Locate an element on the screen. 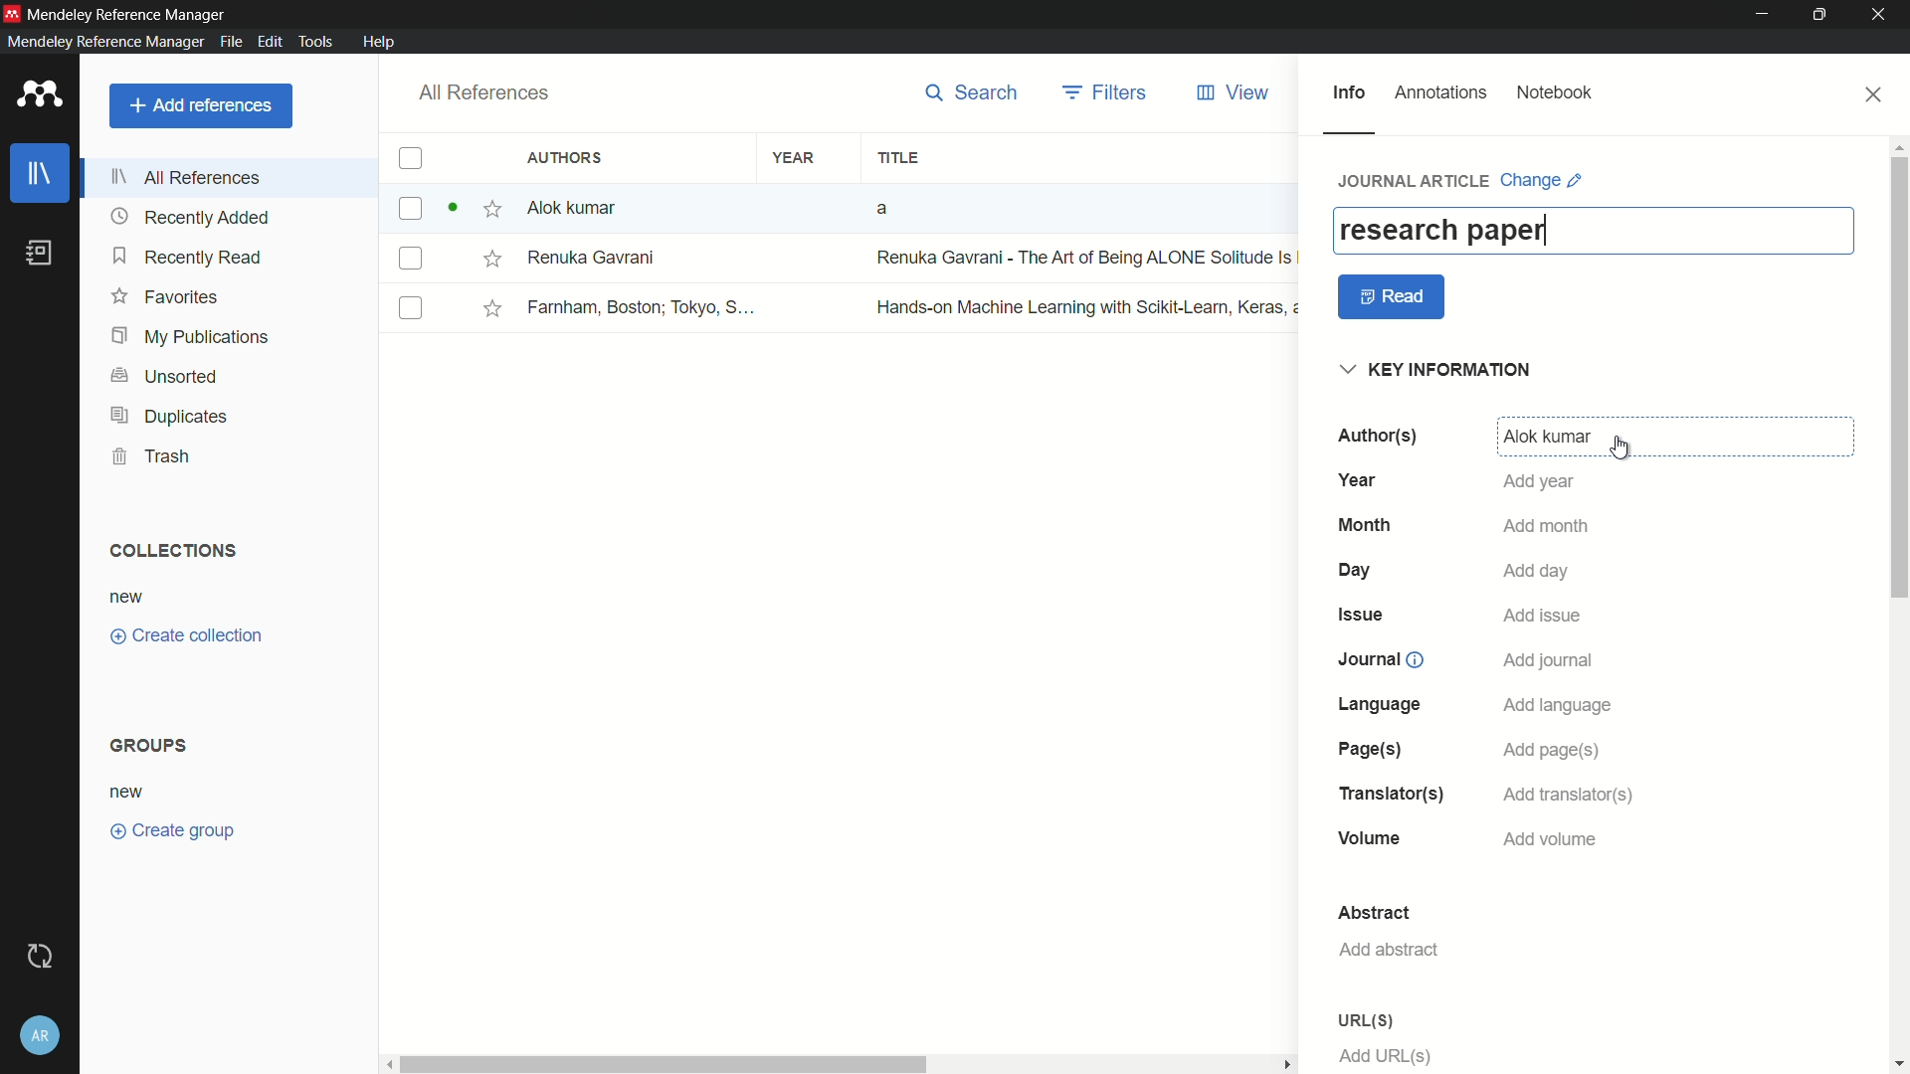  research paper is located at coordinates (1441, 230).